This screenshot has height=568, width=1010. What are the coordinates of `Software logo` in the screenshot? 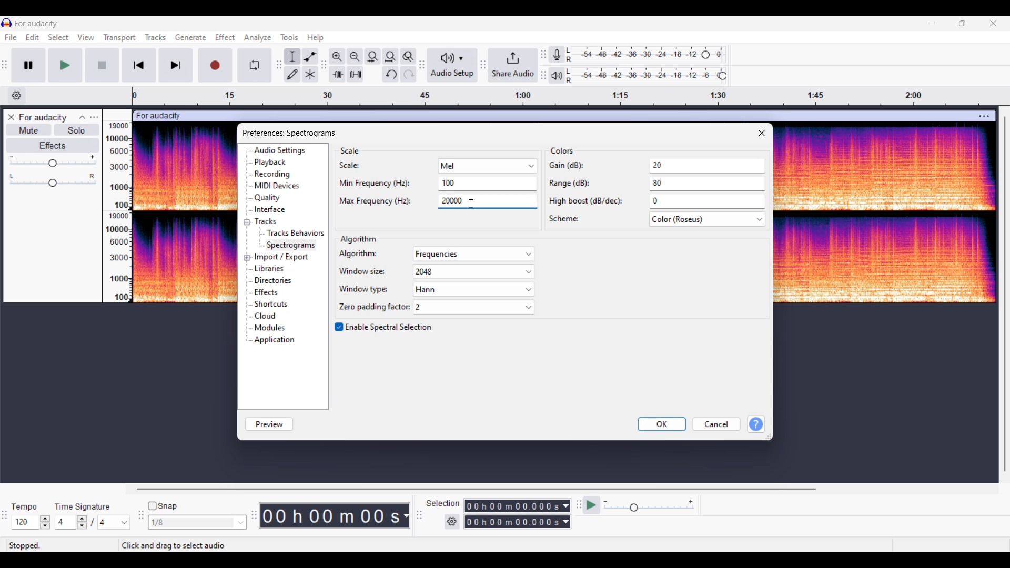 It's located at (7, 23).